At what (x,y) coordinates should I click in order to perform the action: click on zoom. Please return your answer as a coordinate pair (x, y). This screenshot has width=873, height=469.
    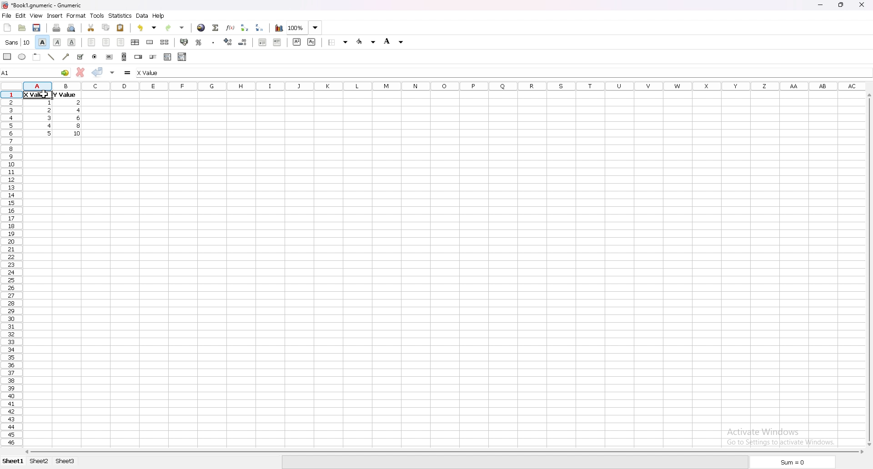
    Looking at the image, I should click on (304, 27).